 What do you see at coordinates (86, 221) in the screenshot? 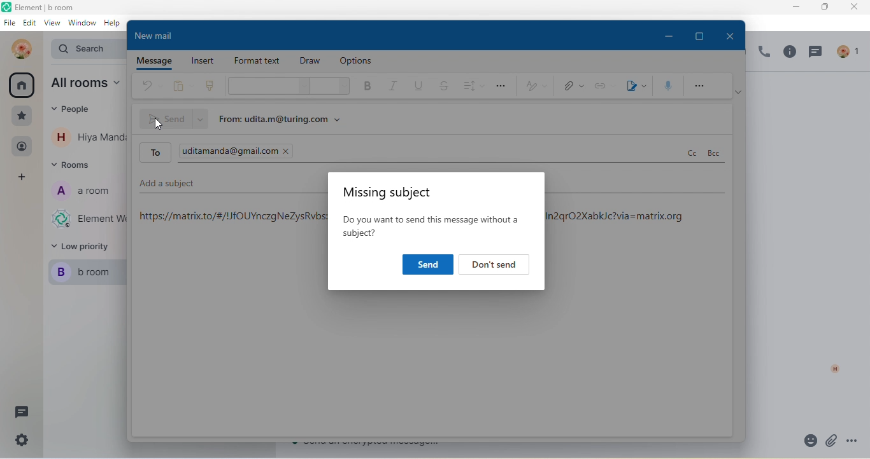
I see `Element web/desktop` at bounding box center [86, 221].